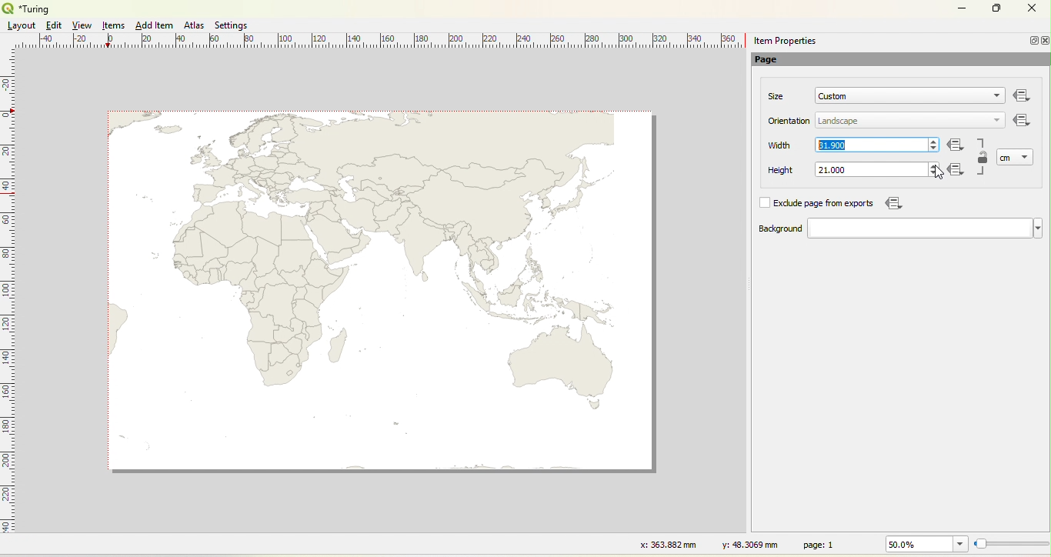 Image resolution: width=1051 pixels, height=557 pixels. I want to click on x: 363.882 mm, so click(666, 544).